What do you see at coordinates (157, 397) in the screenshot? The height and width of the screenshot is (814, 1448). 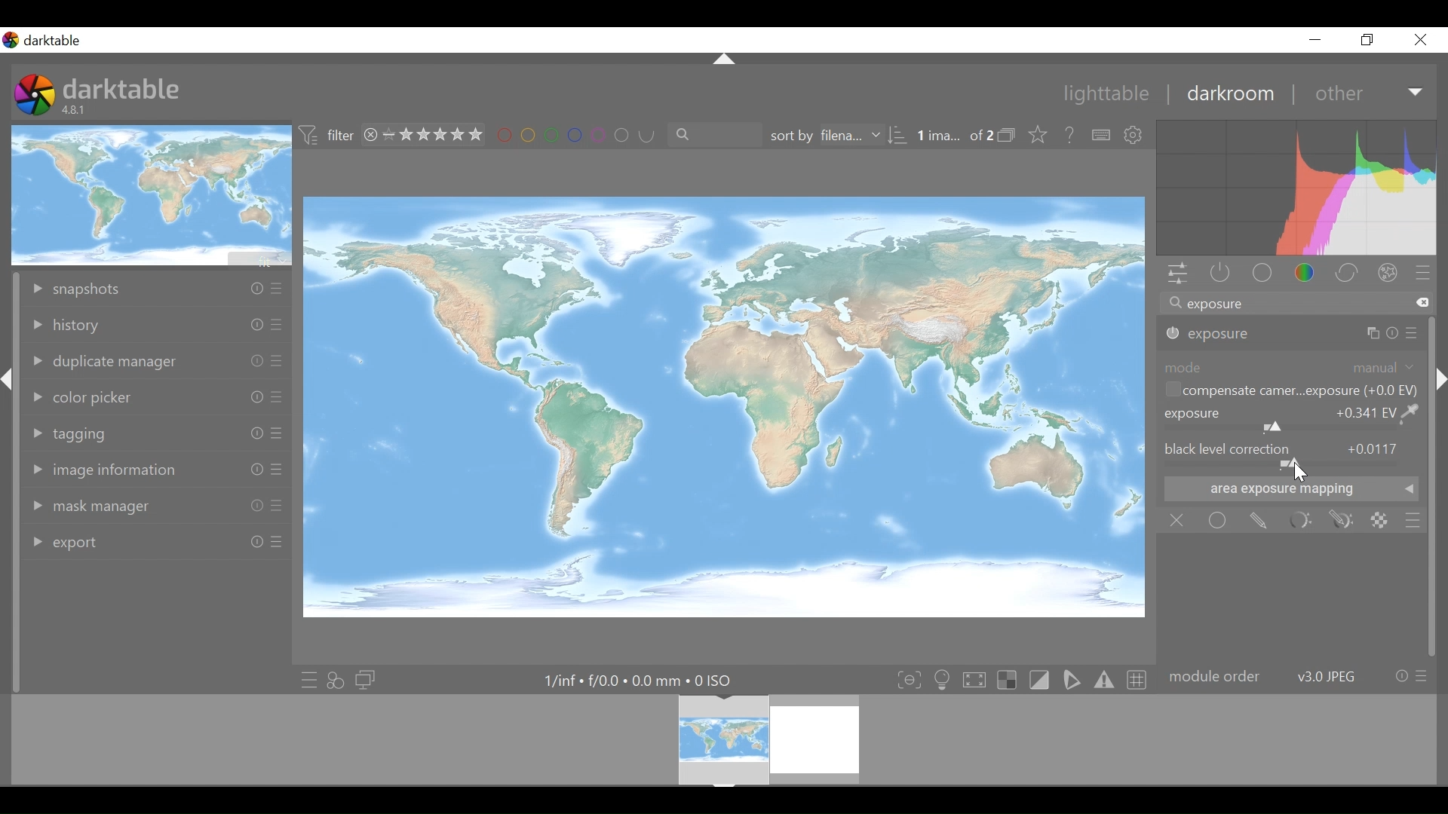 I see `color picker` at bounding box center [157, 397].